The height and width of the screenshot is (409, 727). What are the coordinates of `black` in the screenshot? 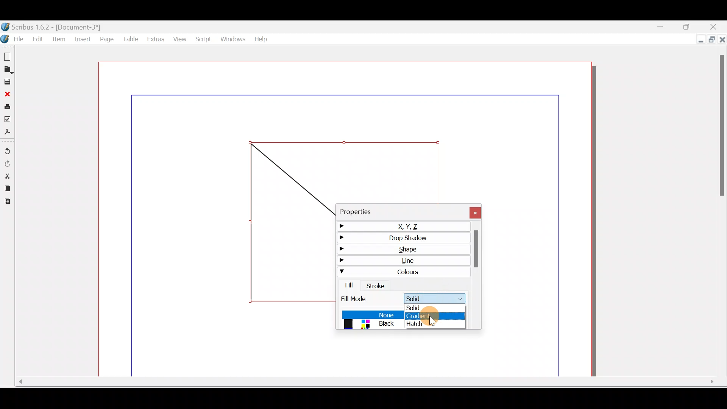 It's located at (348, 324).